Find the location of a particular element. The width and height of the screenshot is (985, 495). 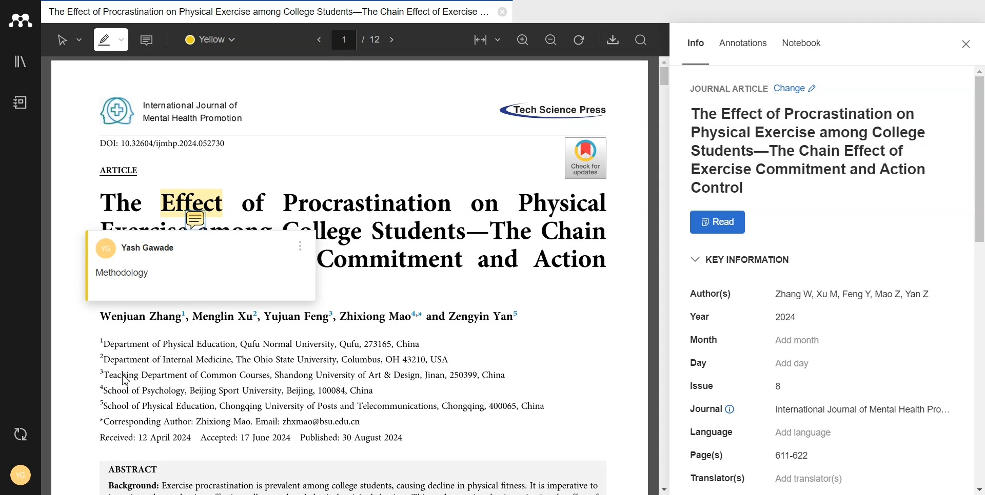

DOI: 10.32604/ijmhp.2024.052730 is located at coordinates (163, 143).